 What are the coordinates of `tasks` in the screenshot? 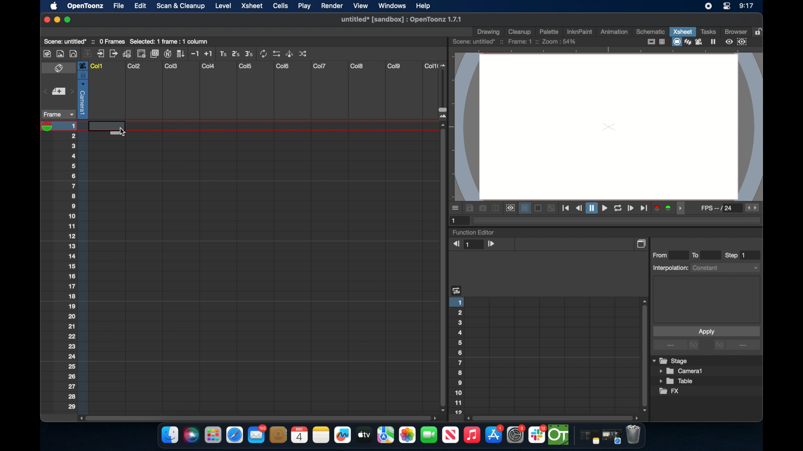 It's located at (708, 31).